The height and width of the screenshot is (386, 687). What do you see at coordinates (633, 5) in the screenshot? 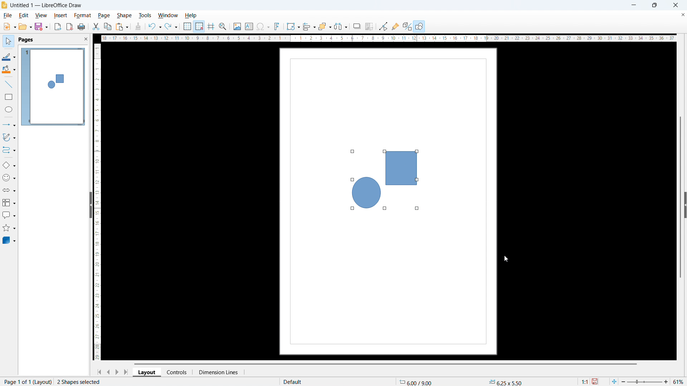
I see `minimize` at bounding box center [633, 5].